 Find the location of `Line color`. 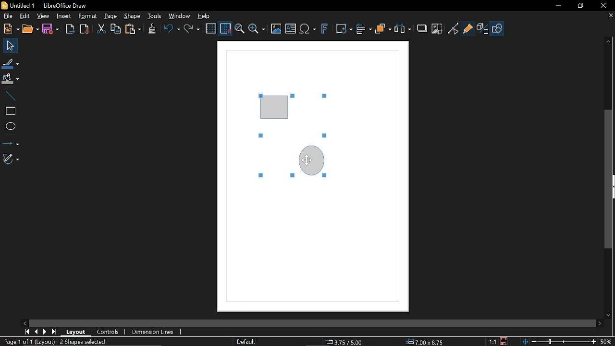

Line color is located at coordinates (11, 62).